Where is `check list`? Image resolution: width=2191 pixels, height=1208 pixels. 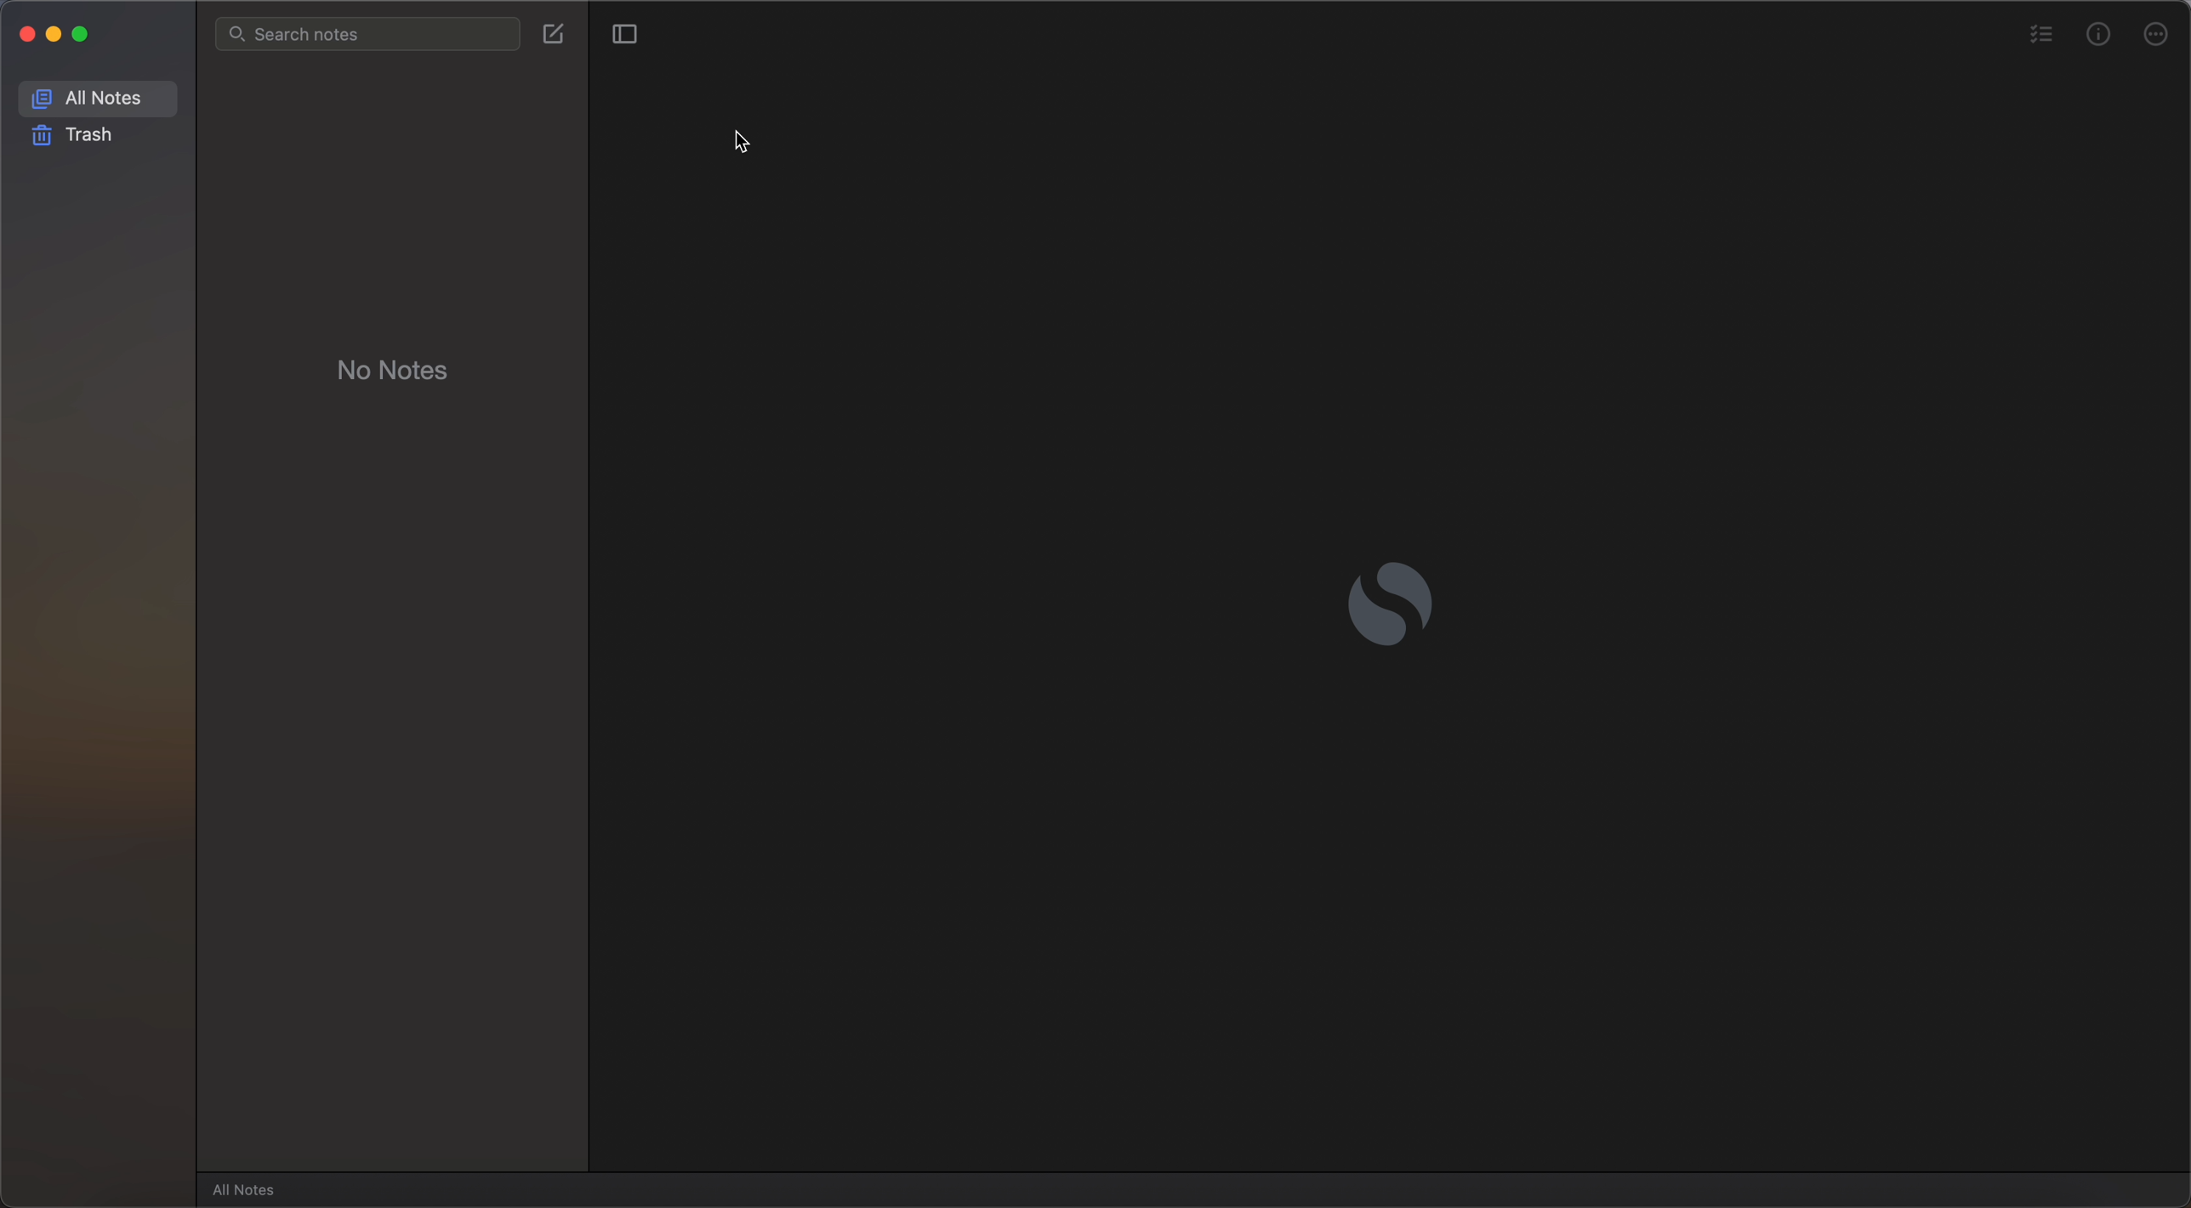 check list is located at coordinates (2039, 36).